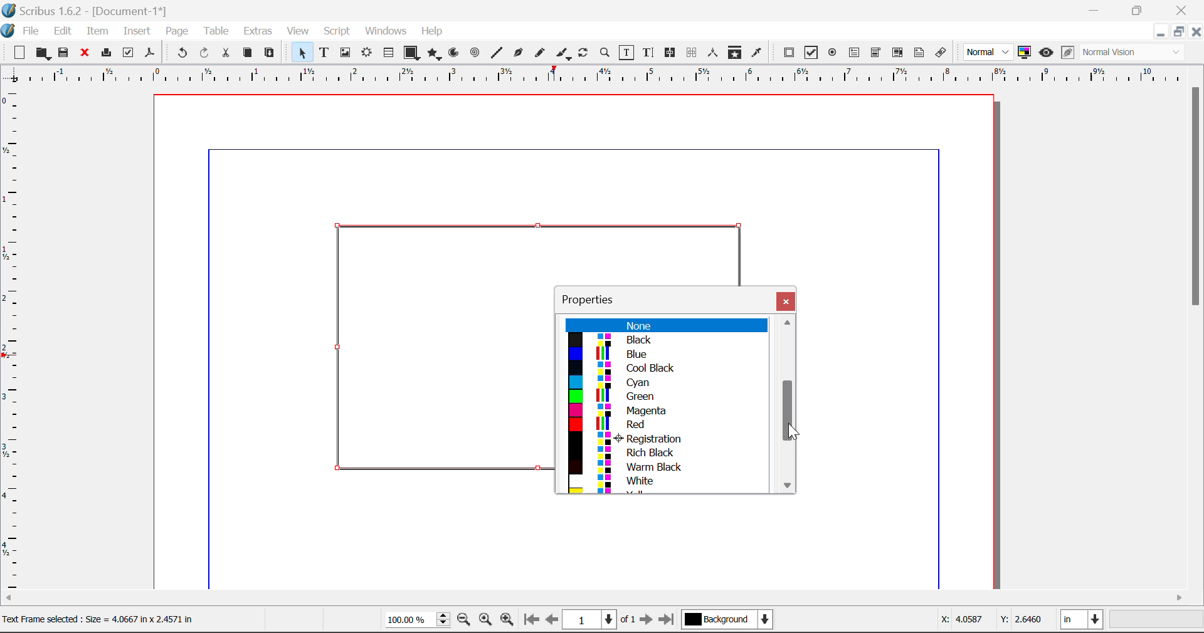 The image size is (1204, 633). Describe the element at coordinates (475, 53) in the screenshot. I see `Spiral` at that location.